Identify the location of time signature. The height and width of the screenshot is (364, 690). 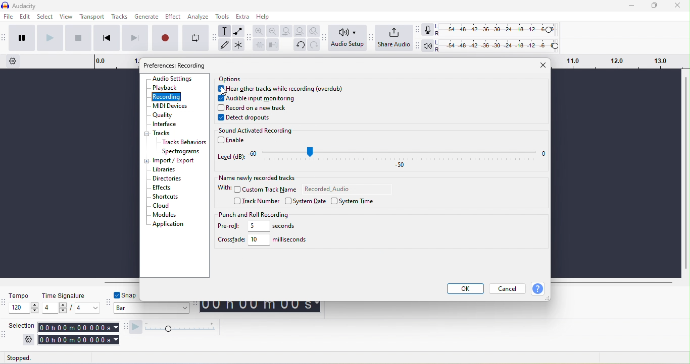
(70, 302).